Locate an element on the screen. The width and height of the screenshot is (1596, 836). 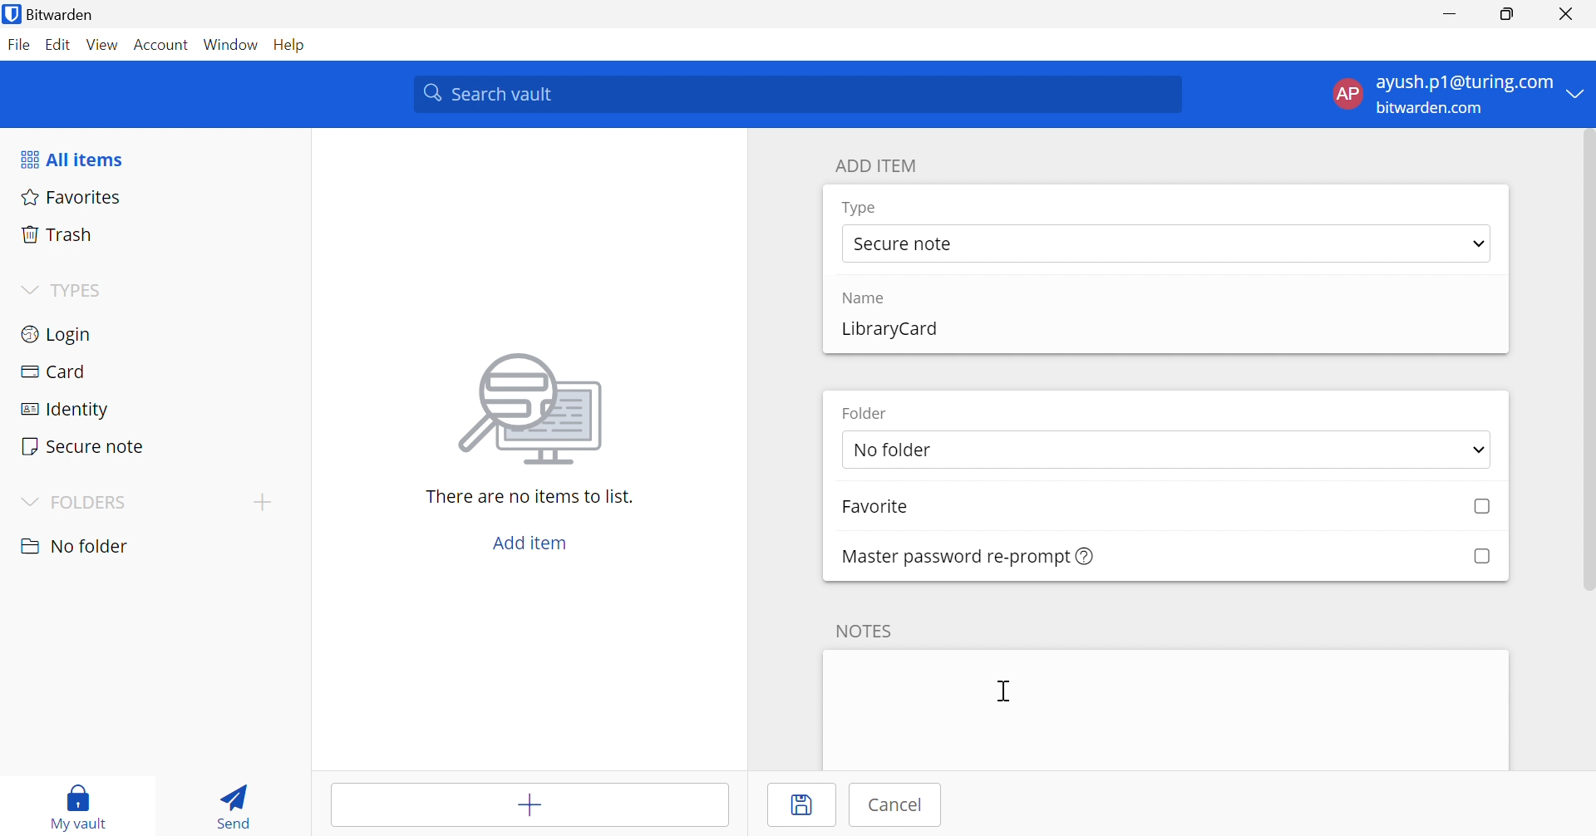
Account is located at coordinates (162, 43).